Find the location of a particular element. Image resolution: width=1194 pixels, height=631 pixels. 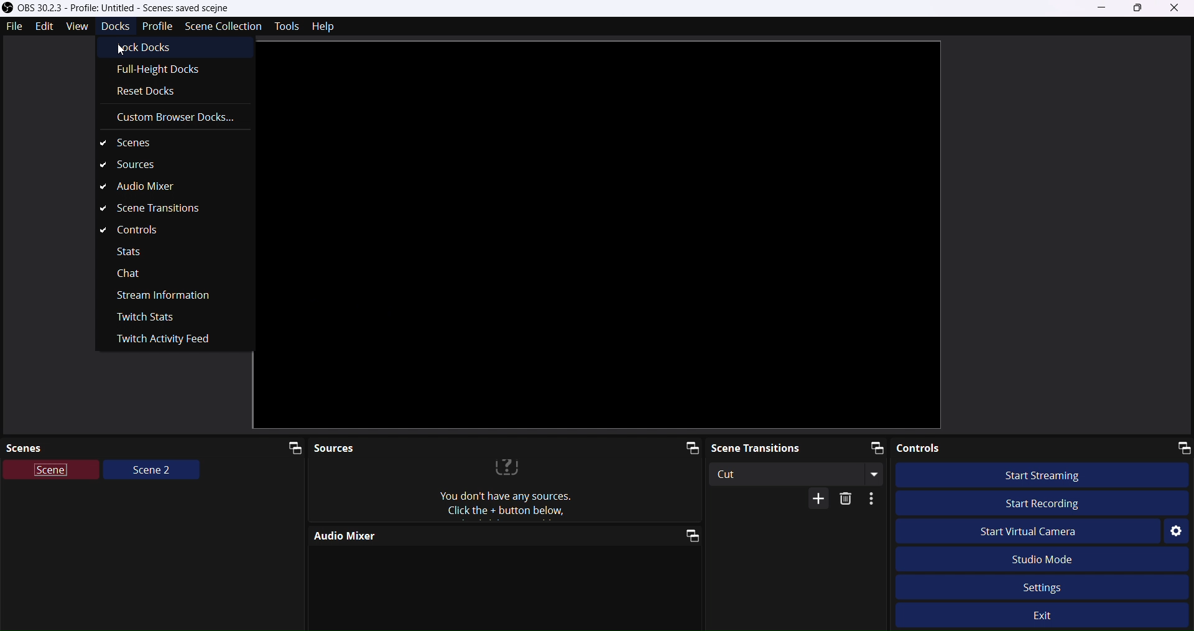

Docks is located at coordinates (113, 27).